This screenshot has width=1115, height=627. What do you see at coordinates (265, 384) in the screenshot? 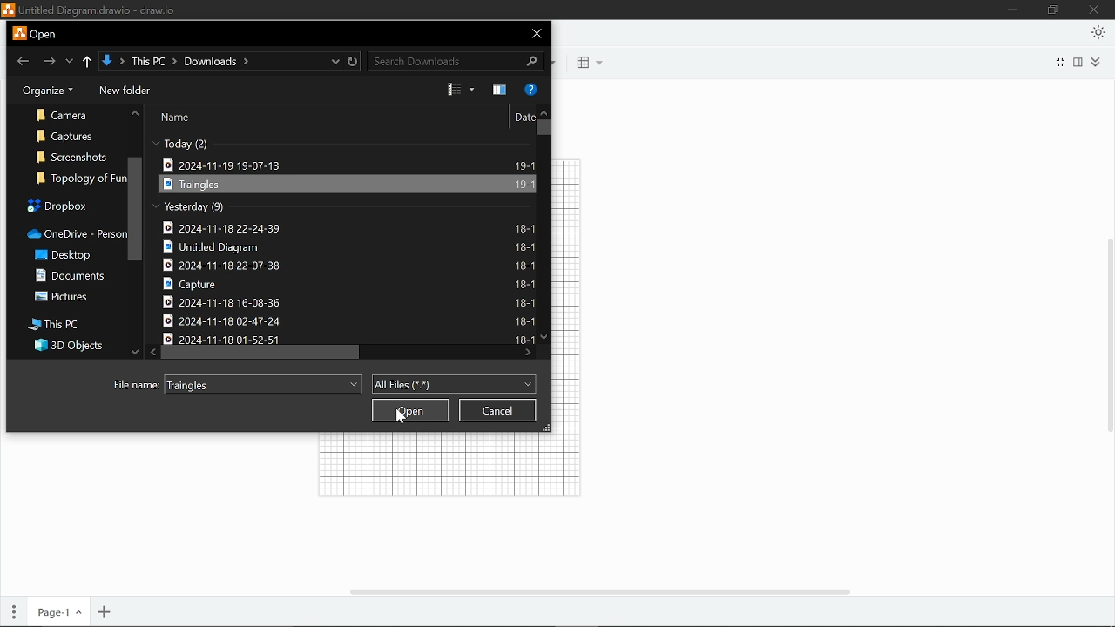
I see `Traingles` at bounding box center [265, 384].